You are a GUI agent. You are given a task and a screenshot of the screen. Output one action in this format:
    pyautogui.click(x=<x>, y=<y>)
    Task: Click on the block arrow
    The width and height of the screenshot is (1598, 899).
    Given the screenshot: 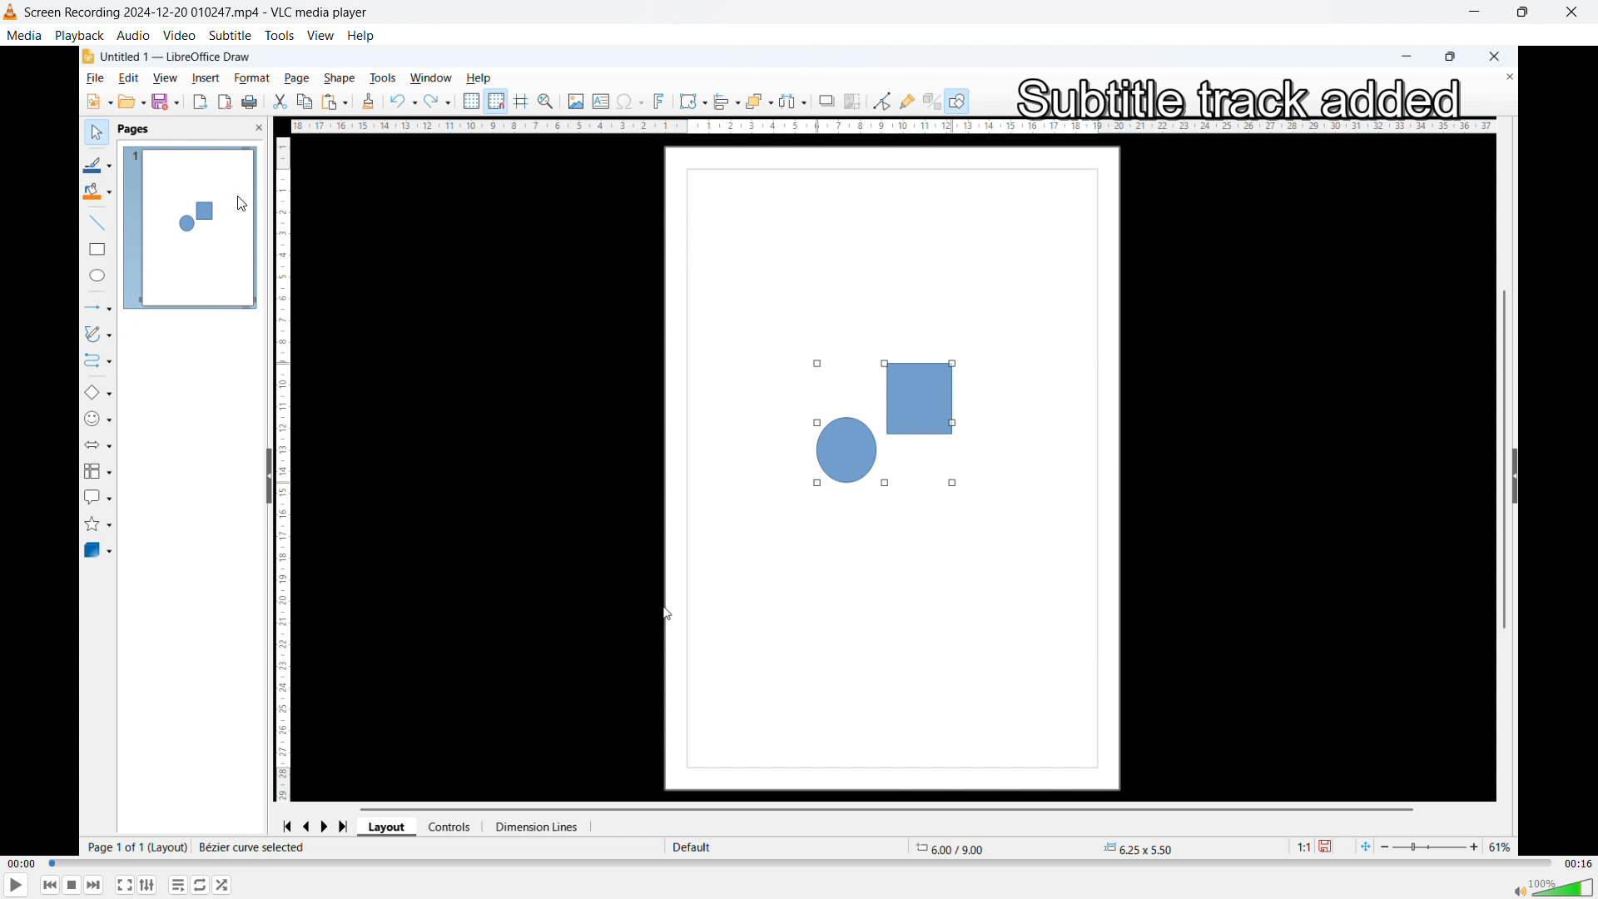 What is the action you would take?
    pyautogui.click(x=103, y=445)
    